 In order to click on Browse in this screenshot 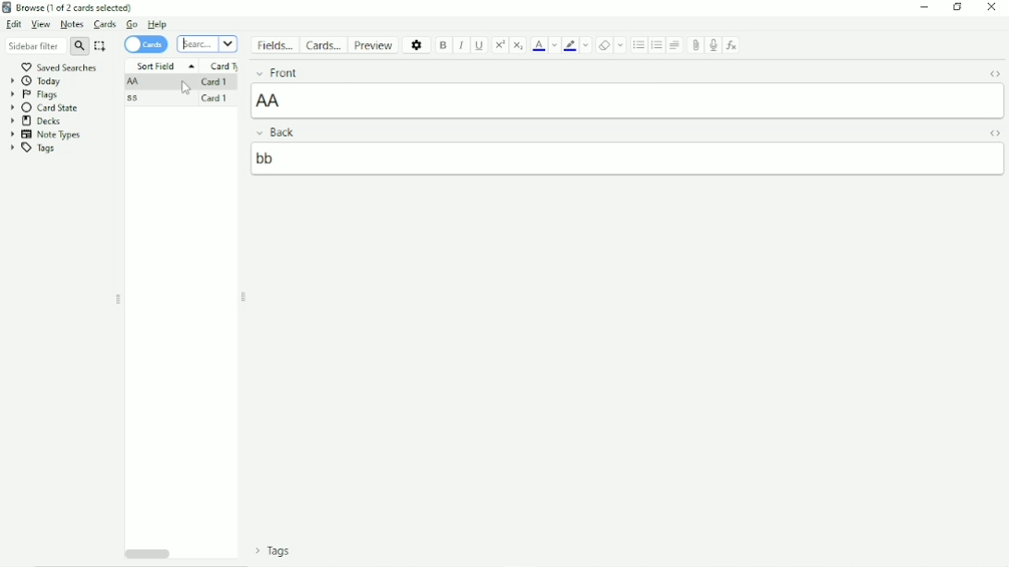, I will do `click(71, 8)`.